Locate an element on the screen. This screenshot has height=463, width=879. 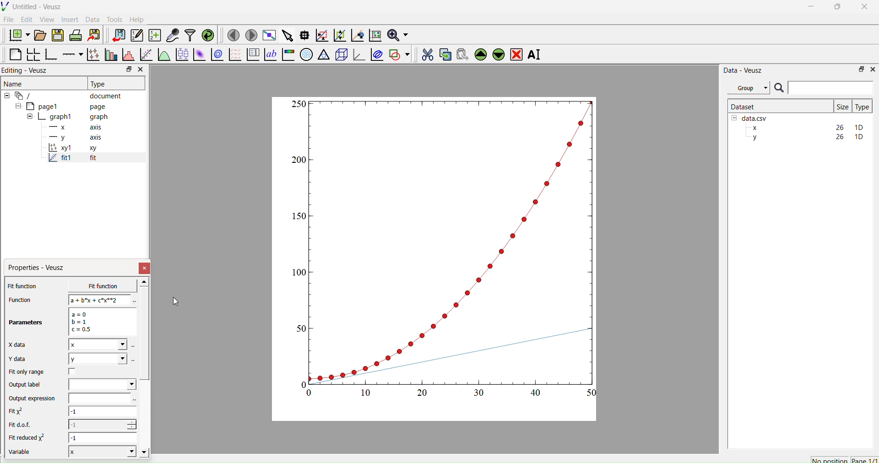
Input is located at coordinates (830, 87).